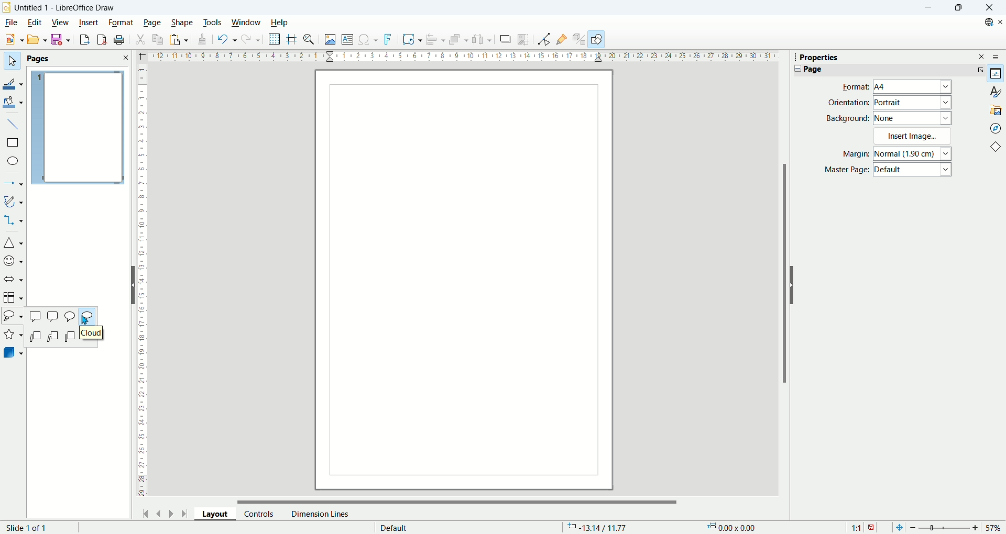 This screenshot has width=1006, height=534. What do you see at coordinates (34, 24) in the screenshot?
I see `edit` at bounding box center [34, 24].